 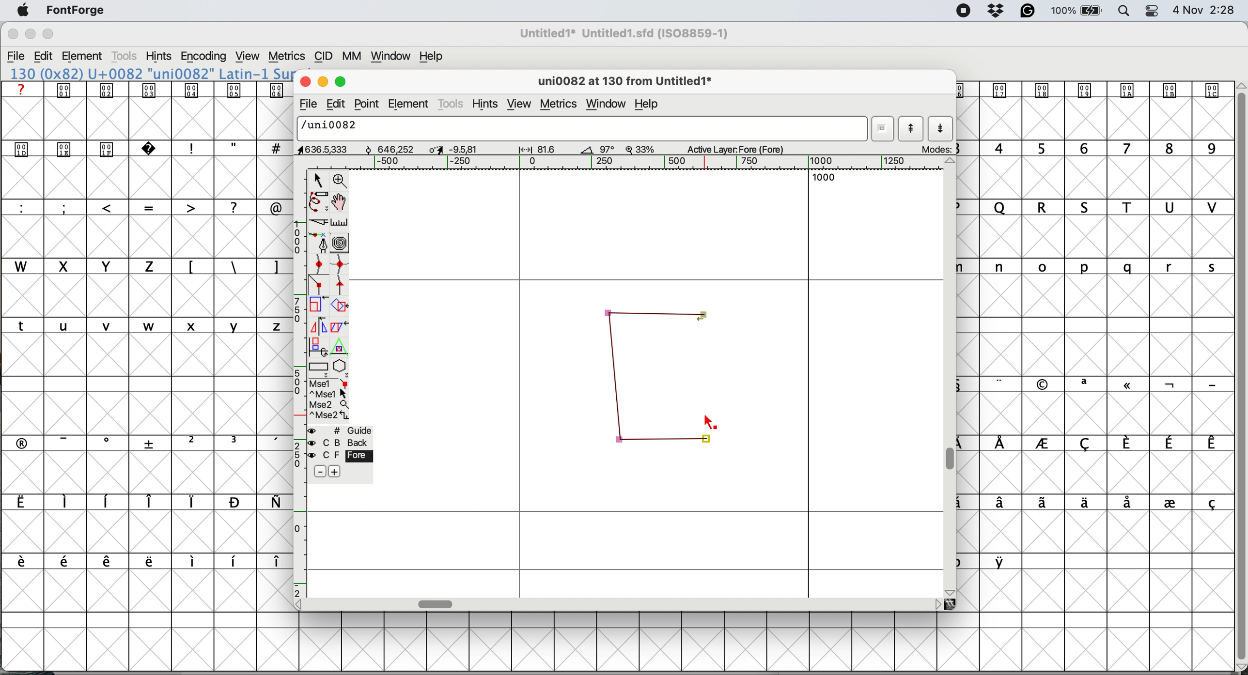 What do you see at coordinates (321, 472) in the screenshot?
I see `remove` at bounding box center [321, 472].